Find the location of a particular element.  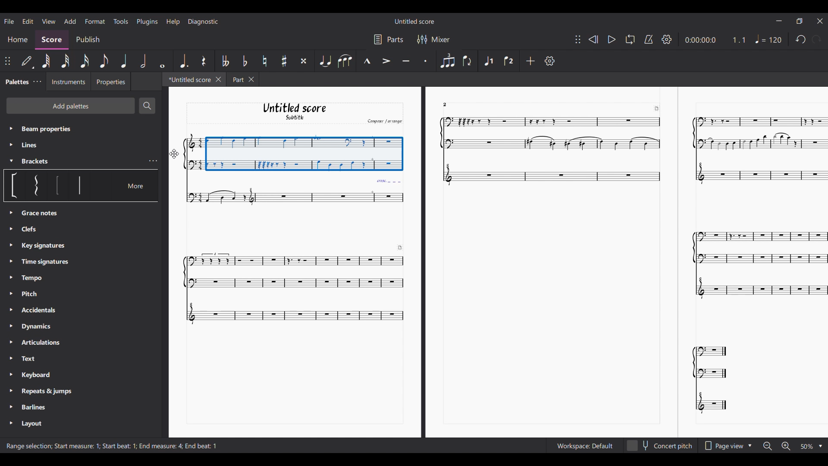

Toggle natural is located at coordinates (264, 61).